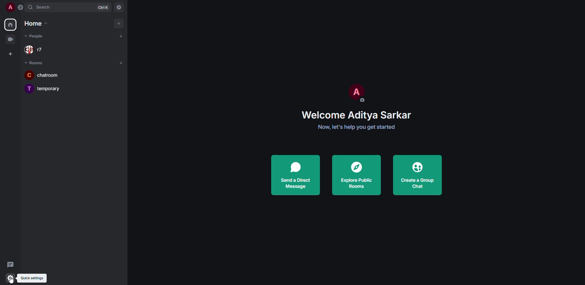 The image size is (585, 285). I want to click on welcome, so click(357, 114).